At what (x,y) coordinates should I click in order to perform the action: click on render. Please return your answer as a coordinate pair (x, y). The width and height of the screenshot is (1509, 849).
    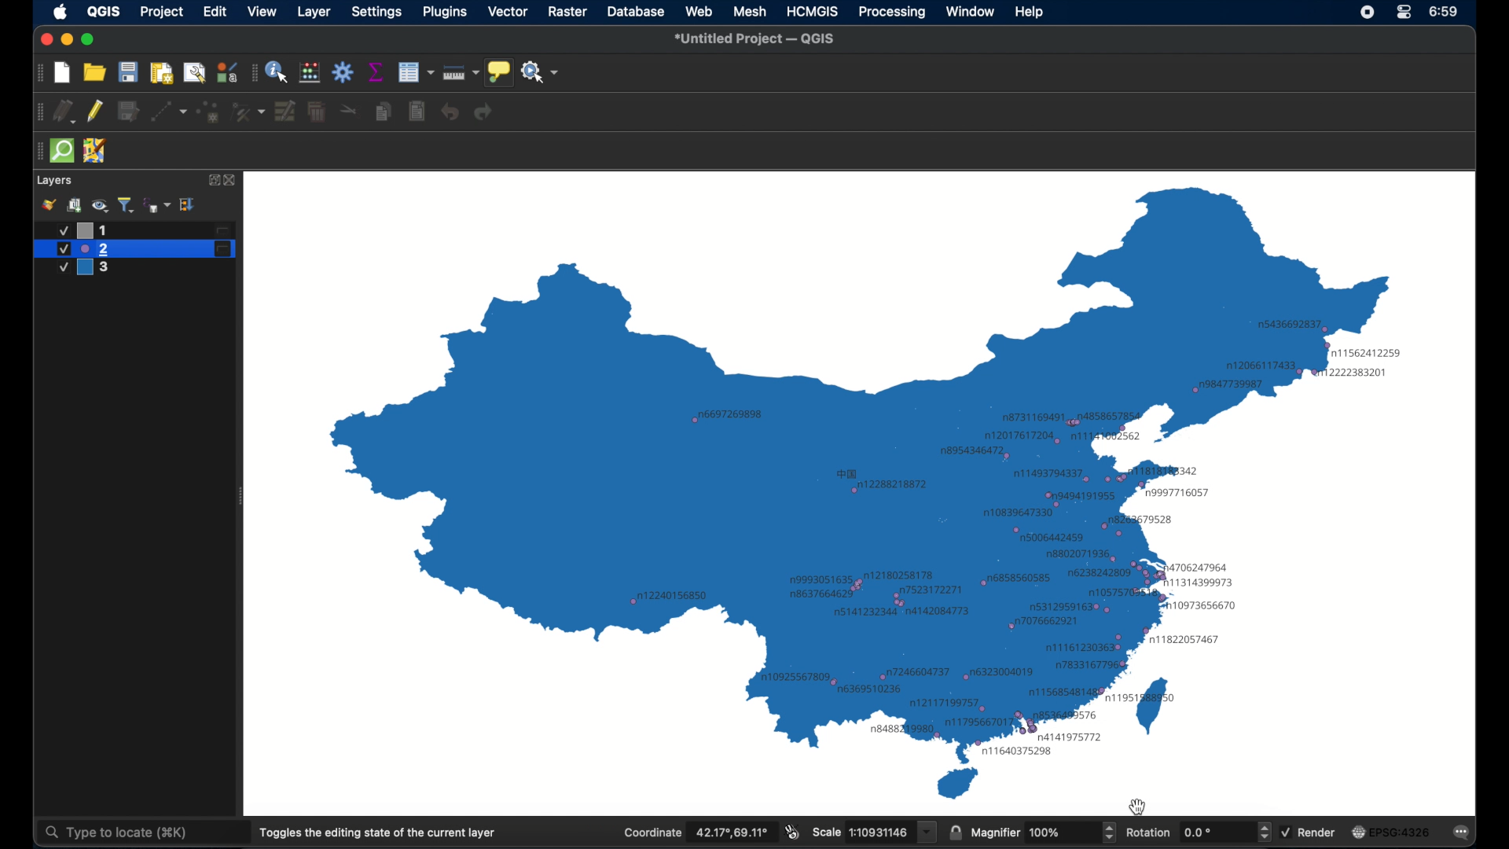
    Looking at the image, I should click on (1308, 830).